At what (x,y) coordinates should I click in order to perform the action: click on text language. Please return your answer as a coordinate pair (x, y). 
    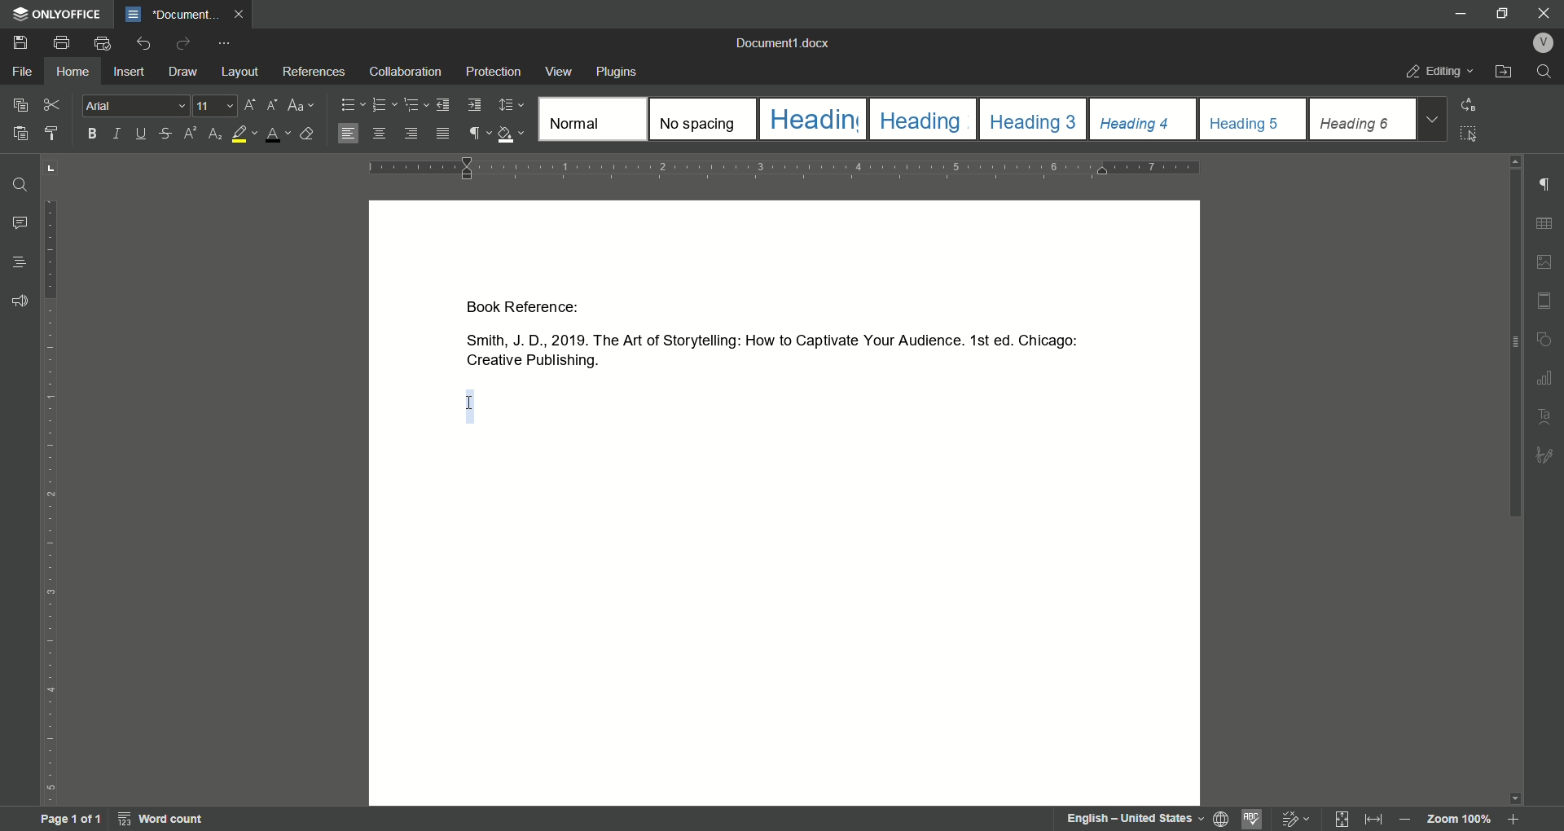
    Looking at the image, I should click on (1136, 817).